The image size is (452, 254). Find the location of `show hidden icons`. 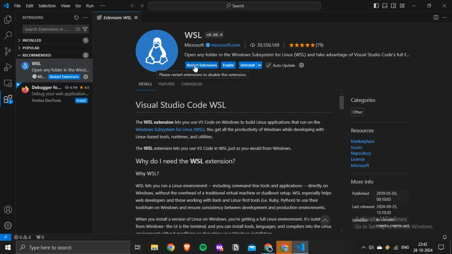

show hidden icons is located at coordinates (363, 247).